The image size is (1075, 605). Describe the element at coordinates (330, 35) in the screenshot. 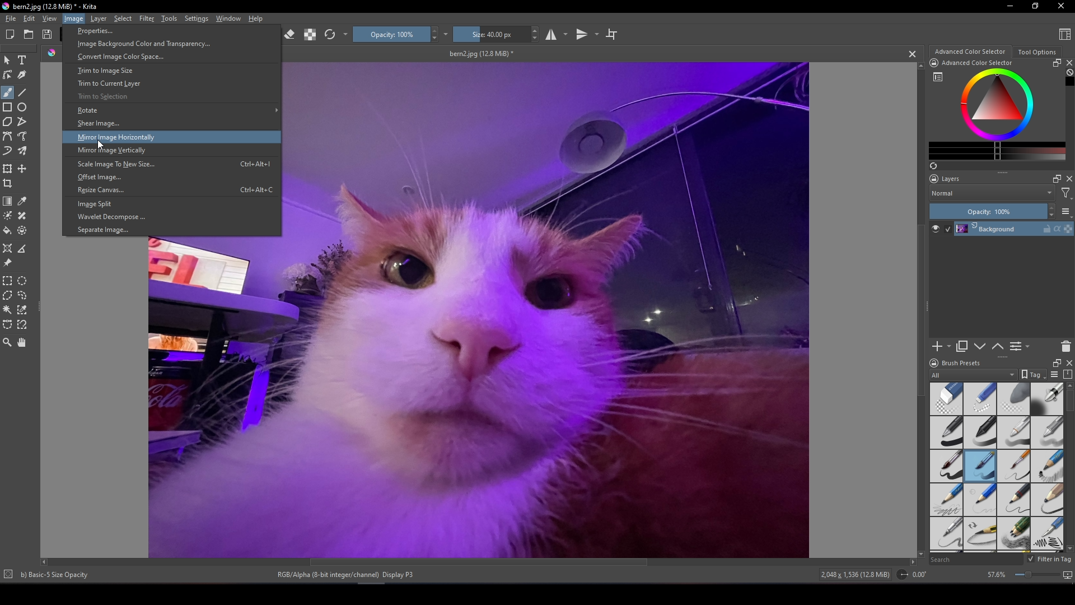

I see `Reload preset` at that location.